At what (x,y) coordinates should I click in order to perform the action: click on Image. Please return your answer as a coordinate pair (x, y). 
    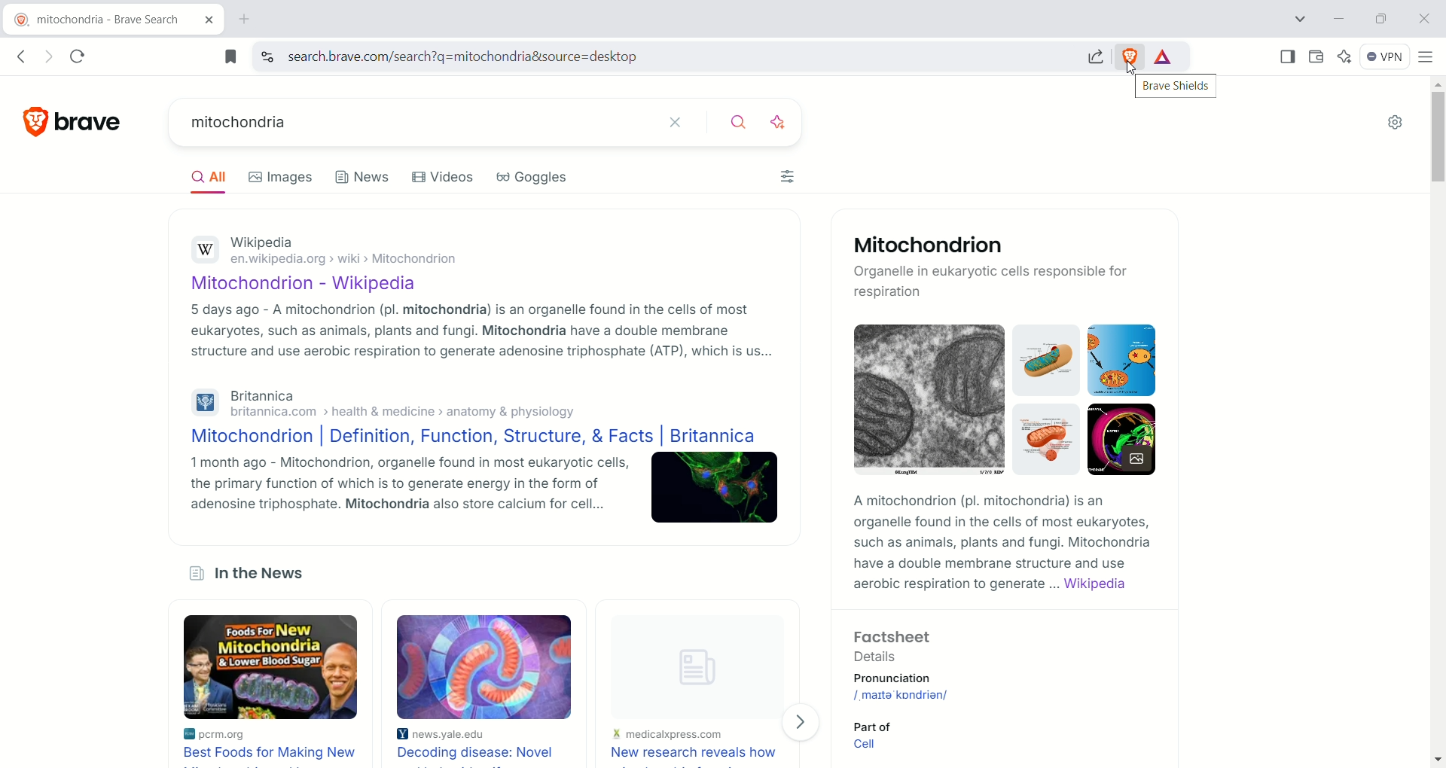
    Looking at the image, I should click on (1121, 360).